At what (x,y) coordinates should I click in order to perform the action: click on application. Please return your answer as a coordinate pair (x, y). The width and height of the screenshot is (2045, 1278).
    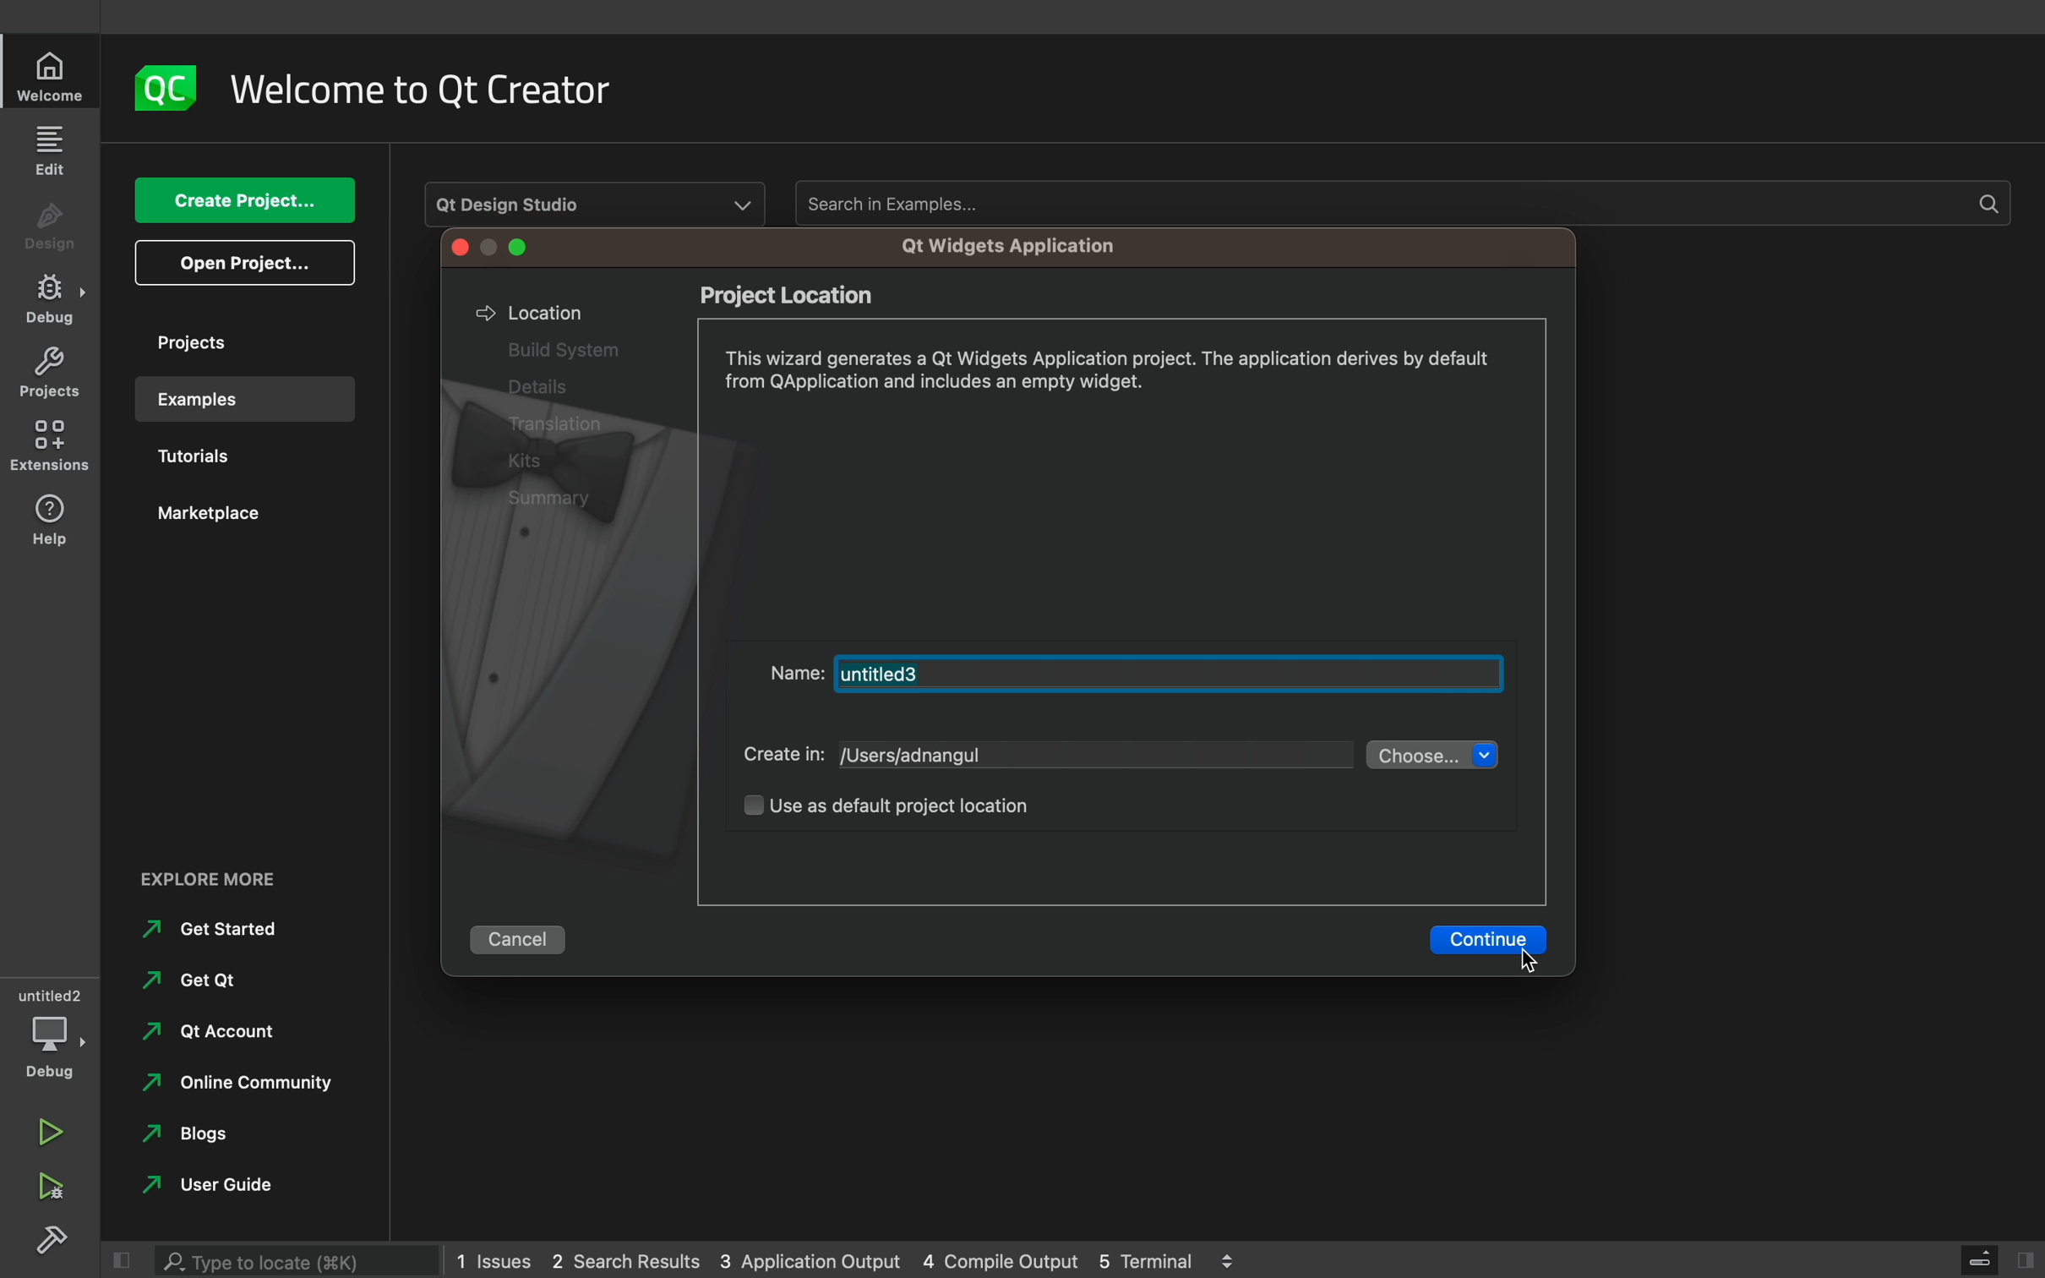
    Looking at the image, I should click on (1023, 248).